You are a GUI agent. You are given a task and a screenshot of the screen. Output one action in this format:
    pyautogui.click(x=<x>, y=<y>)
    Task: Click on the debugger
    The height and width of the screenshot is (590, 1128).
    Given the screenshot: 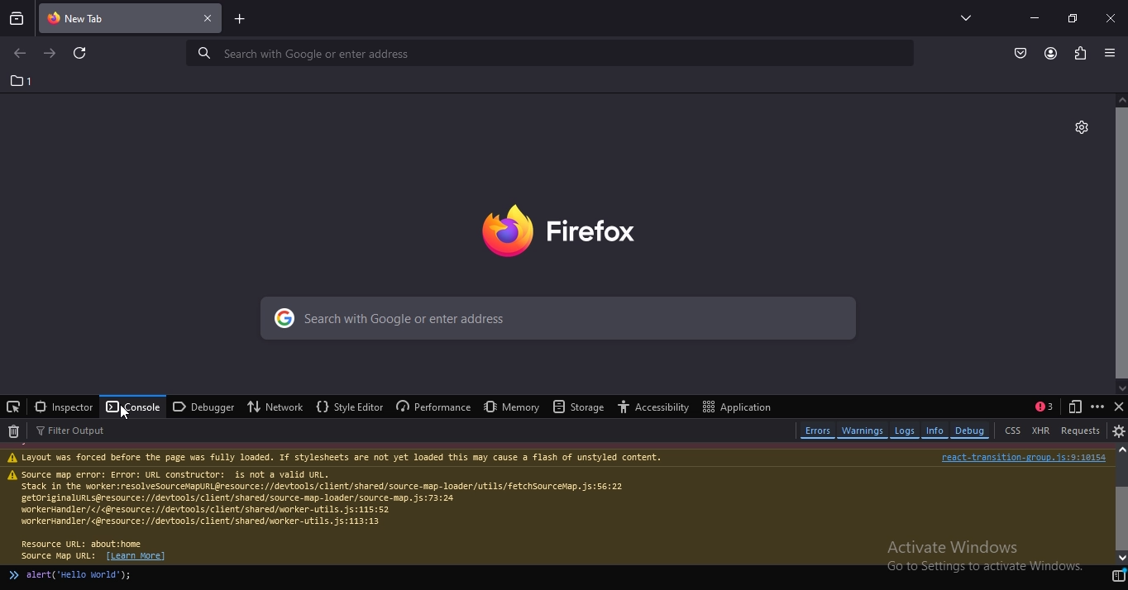 What is the action you would take?
    pyautogui.click(x=203, y=407)
    